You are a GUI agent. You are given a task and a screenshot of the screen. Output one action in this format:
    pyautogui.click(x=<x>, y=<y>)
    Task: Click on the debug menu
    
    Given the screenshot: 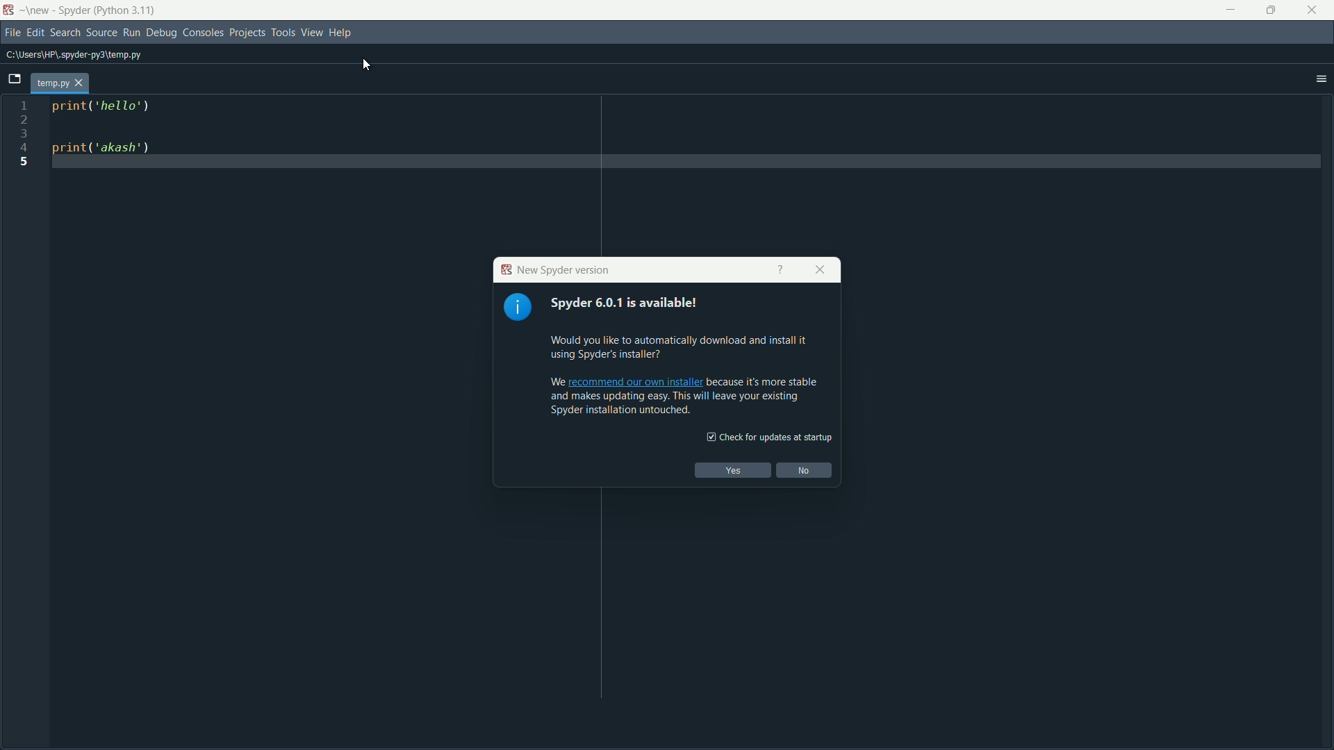 What is the action you would take?
    pyautogui.click(x=162, y=31)
    